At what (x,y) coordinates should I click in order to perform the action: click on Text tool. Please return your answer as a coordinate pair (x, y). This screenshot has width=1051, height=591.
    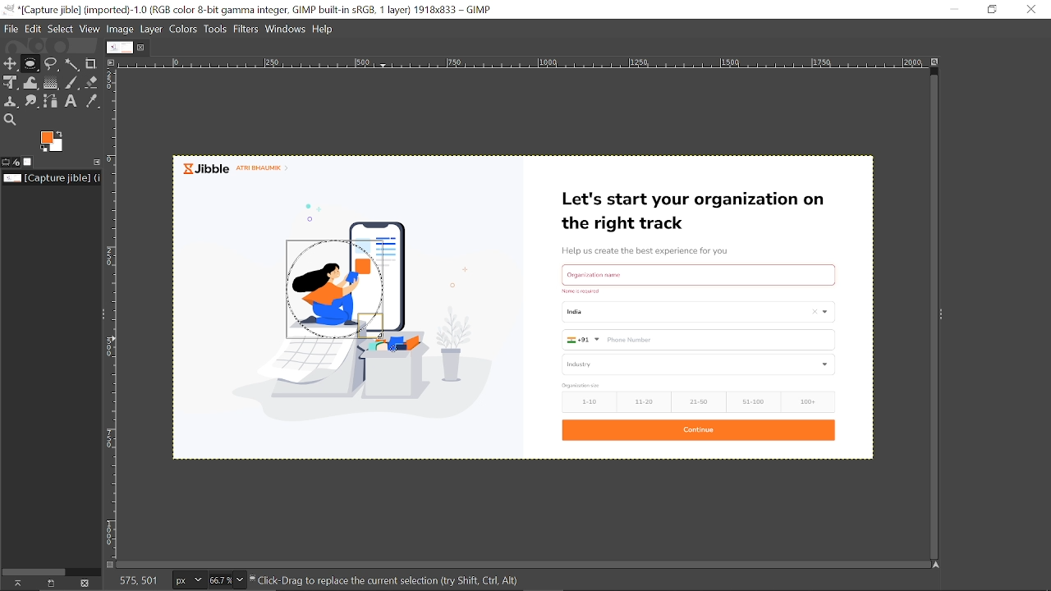
    Looking at the image, I should click on (71, 101).